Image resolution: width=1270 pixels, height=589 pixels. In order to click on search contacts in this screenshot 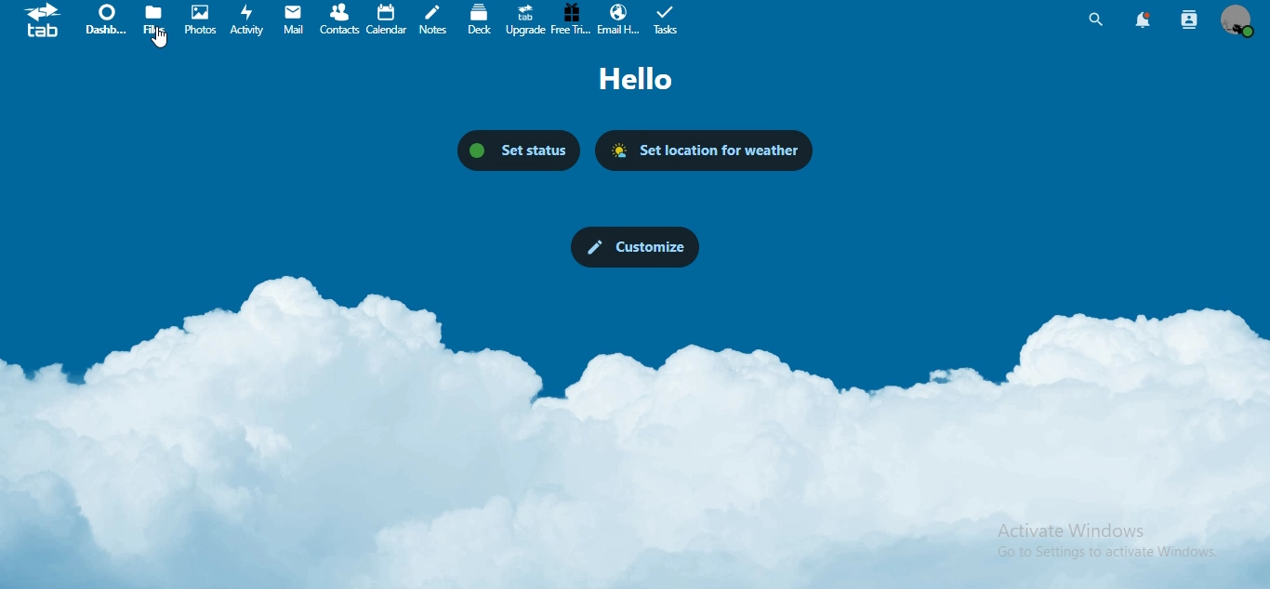, I will do `click(1188, 21)`.